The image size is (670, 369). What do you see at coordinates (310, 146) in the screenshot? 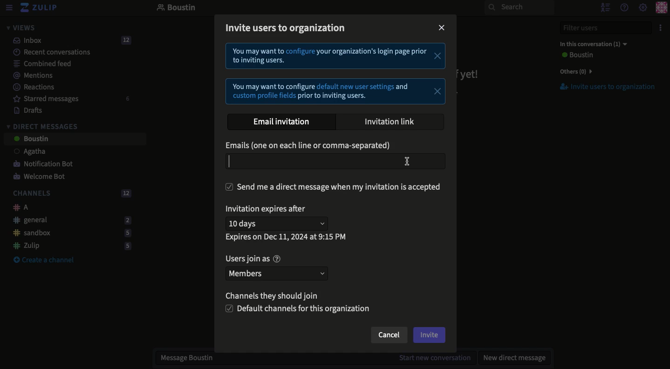
I see `Email ` at bounding box center [310, 146].